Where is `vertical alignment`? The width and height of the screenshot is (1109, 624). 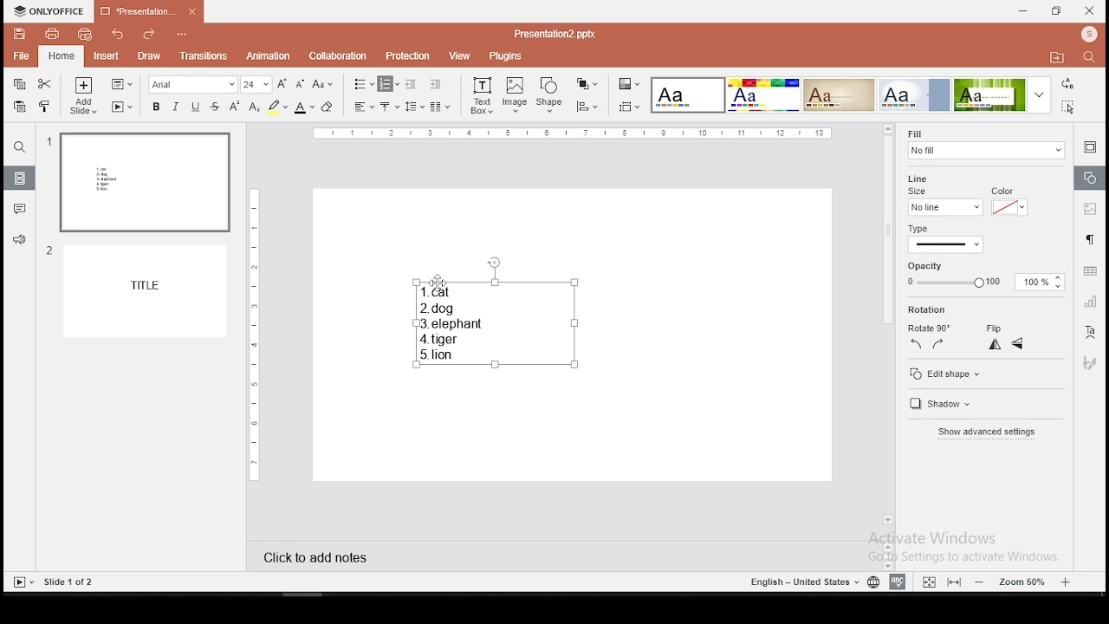 vertical alignment is located at coordinates (391, 106).